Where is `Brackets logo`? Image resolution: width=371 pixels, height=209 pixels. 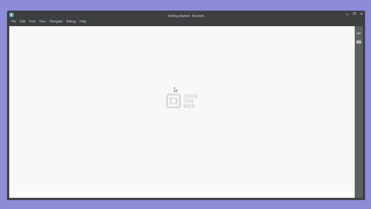
Brackets logo is located at coordinates (11, 14).